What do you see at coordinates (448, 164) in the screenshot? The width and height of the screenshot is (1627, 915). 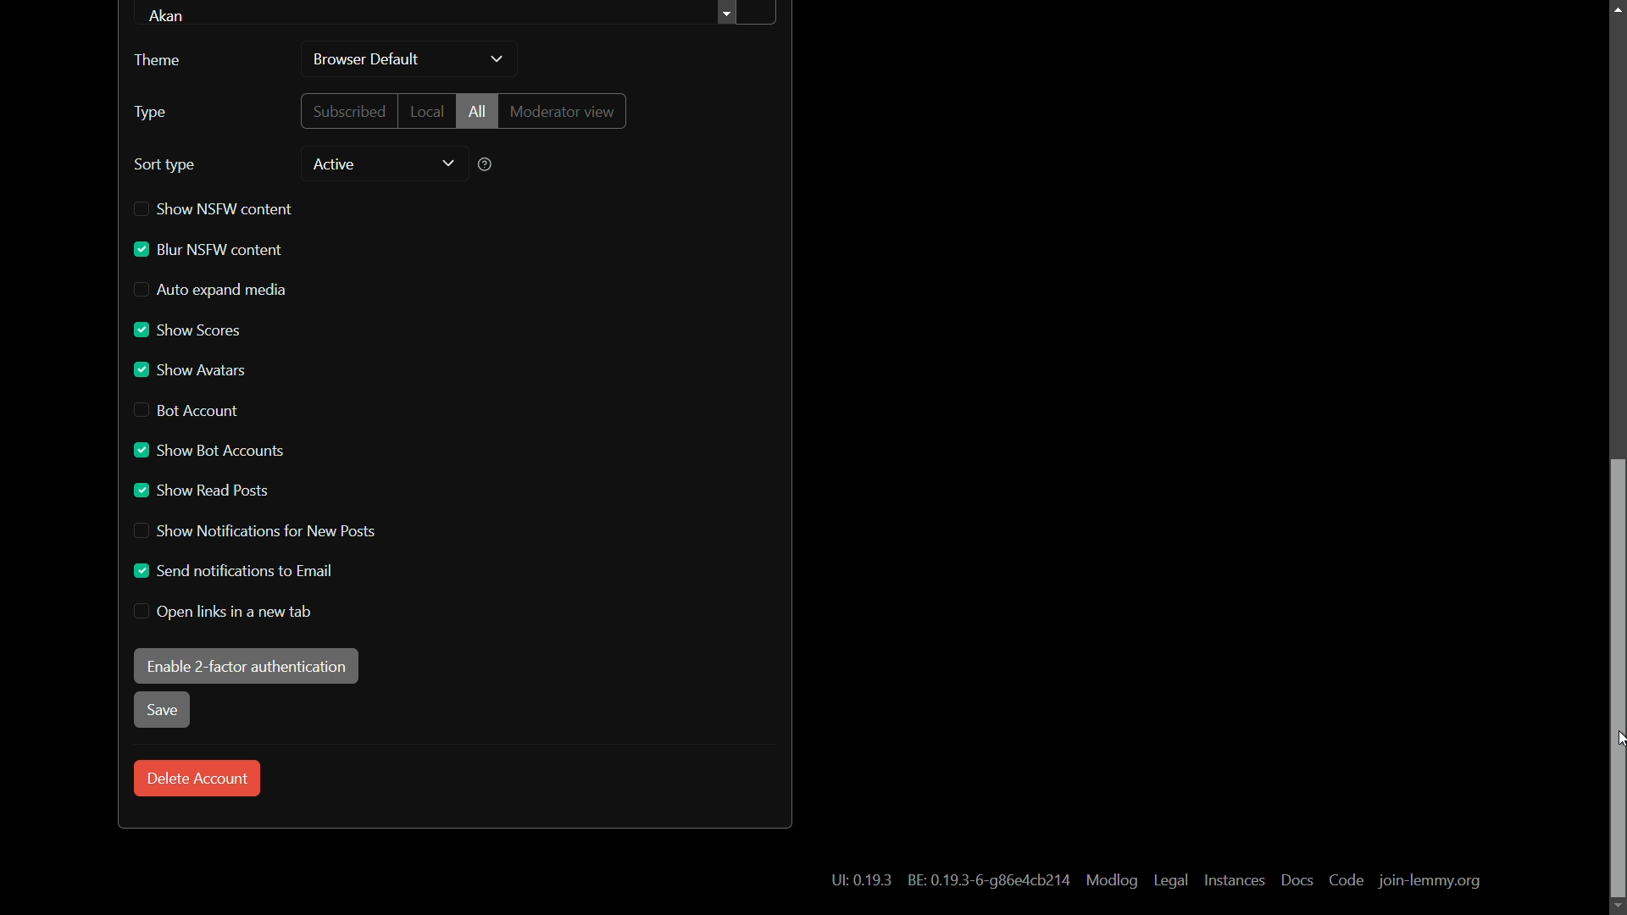 I see `dropdown` at bounding box center [448, 164].